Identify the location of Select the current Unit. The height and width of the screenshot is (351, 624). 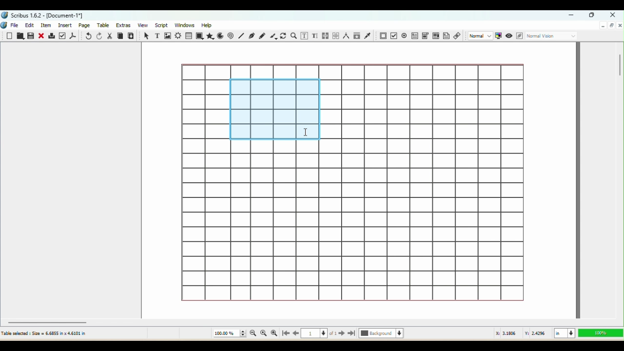
(564, 333).